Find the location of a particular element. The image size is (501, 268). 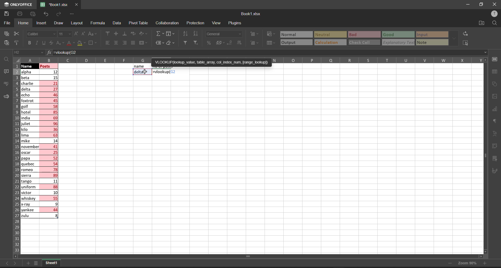

strikethrough is located at coordinates (51, 43).